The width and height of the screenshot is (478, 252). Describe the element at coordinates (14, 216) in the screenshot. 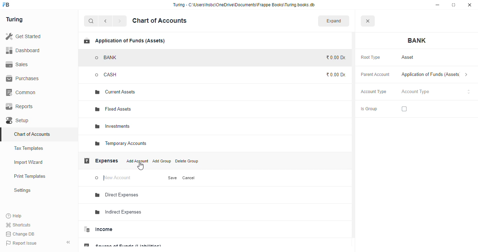

I see `help` at that location.